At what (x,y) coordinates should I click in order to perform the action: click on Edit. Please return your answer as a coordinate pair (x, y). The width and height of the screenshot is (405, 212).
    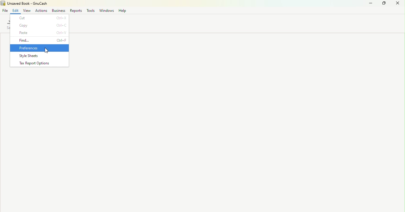
    Looking at the image, I should click on (15, 11).